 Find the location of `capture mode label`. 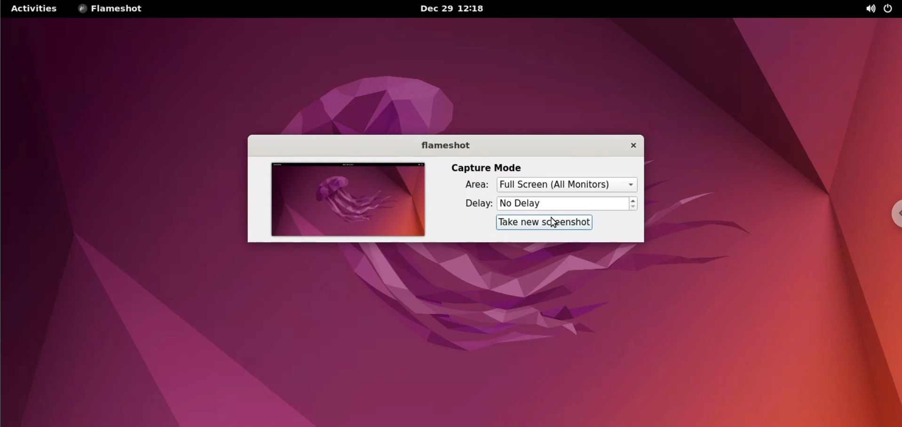

capture mode label is located at coordinates (487, 168).